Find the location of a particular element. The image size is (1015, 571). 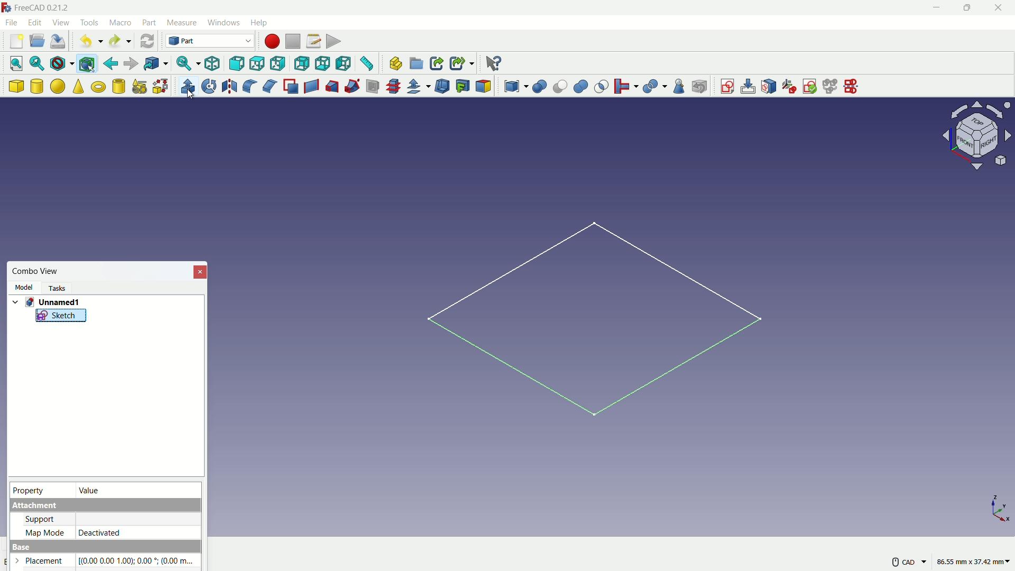

projection is located at coordinates (463, 86).